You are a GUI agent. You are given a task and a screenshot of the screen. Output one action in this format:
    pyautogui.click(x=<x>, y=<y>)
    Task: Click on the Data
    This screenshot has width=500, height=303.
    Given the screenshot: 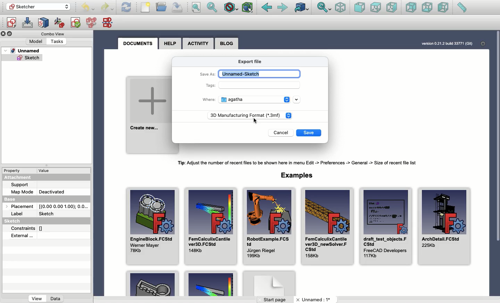 What is the action you would take?
    pyautogui.click(x=56, y=298)
    